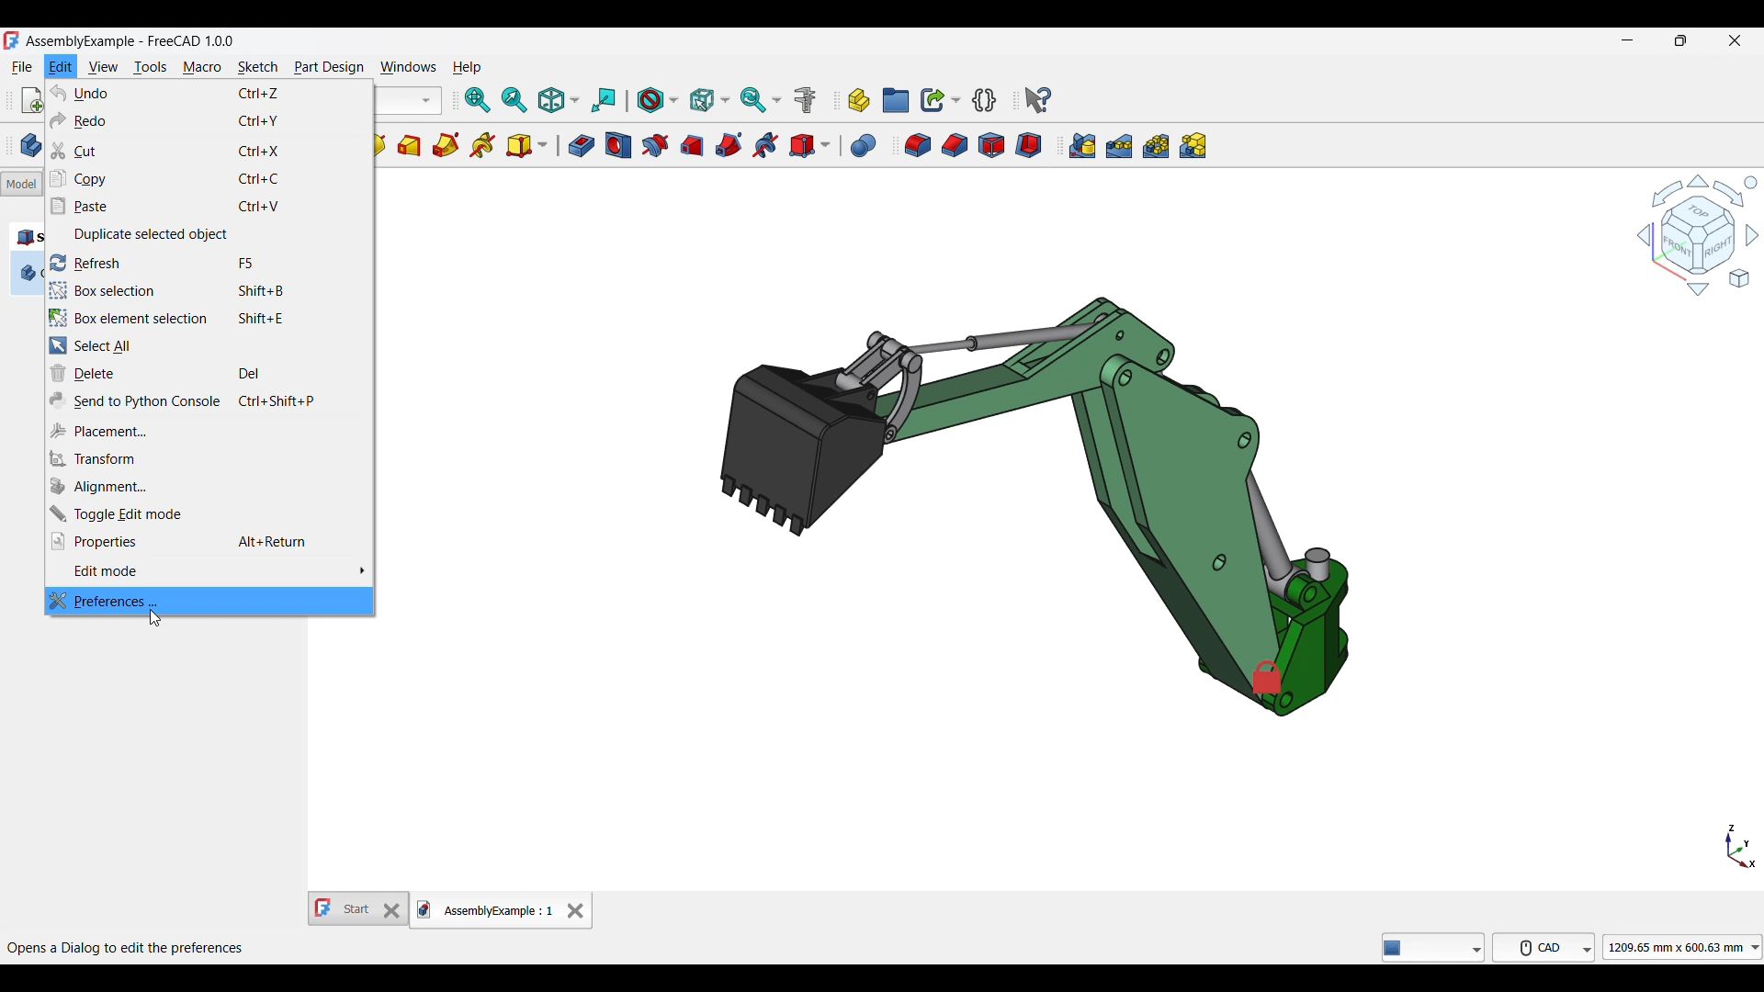 The height and width of the screenshot is (992, 1764). I want to click on Preferences, highlighted, so click(209, 598).